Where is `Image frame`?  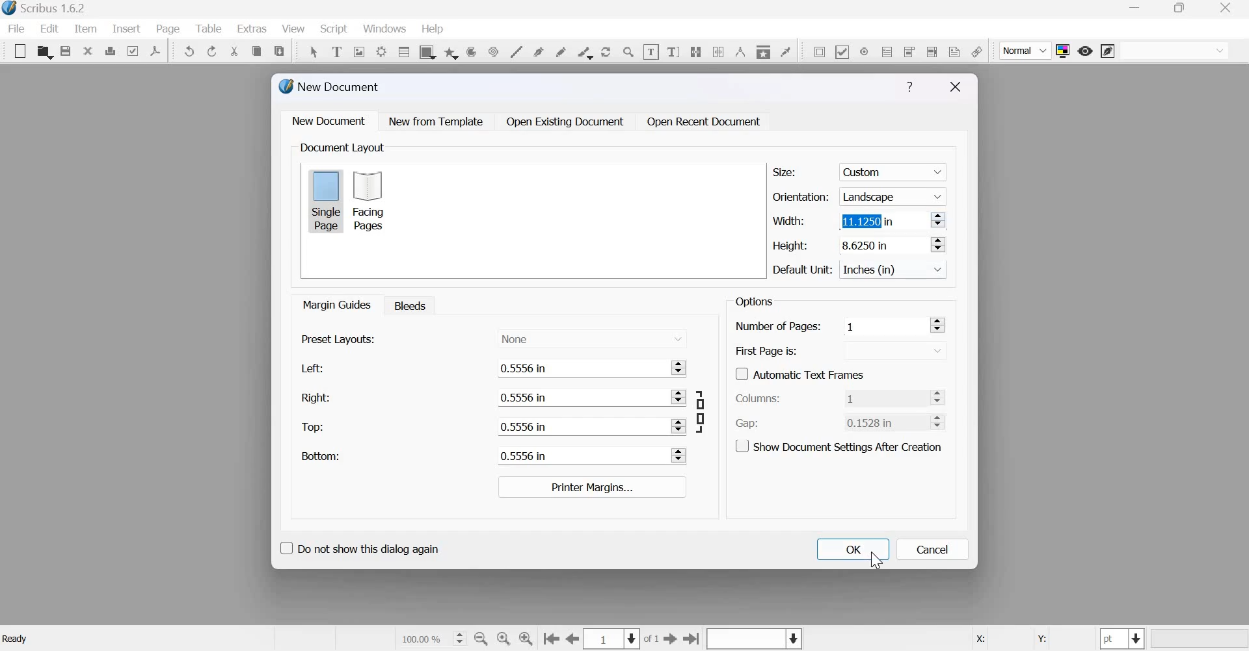
Image frame is located at coordinates (359, 51).